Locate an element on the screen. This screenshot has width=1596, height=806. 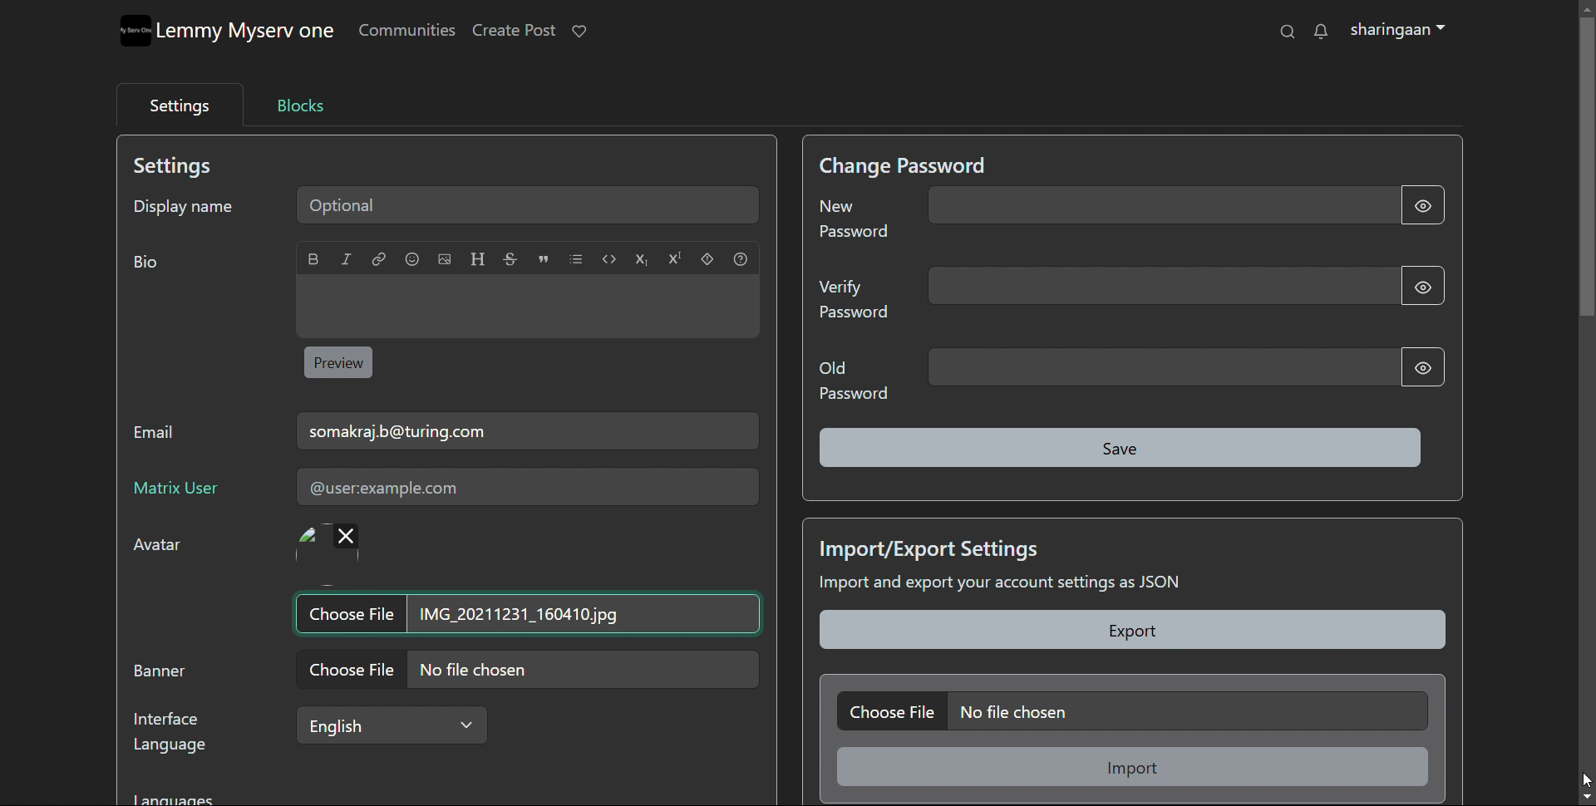
email is located at coordinates (527, 430).